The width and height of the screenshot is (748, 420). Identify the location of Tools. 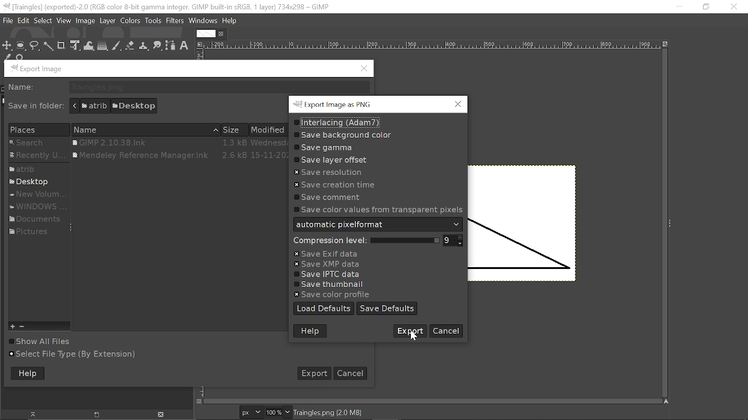
(154, 21).